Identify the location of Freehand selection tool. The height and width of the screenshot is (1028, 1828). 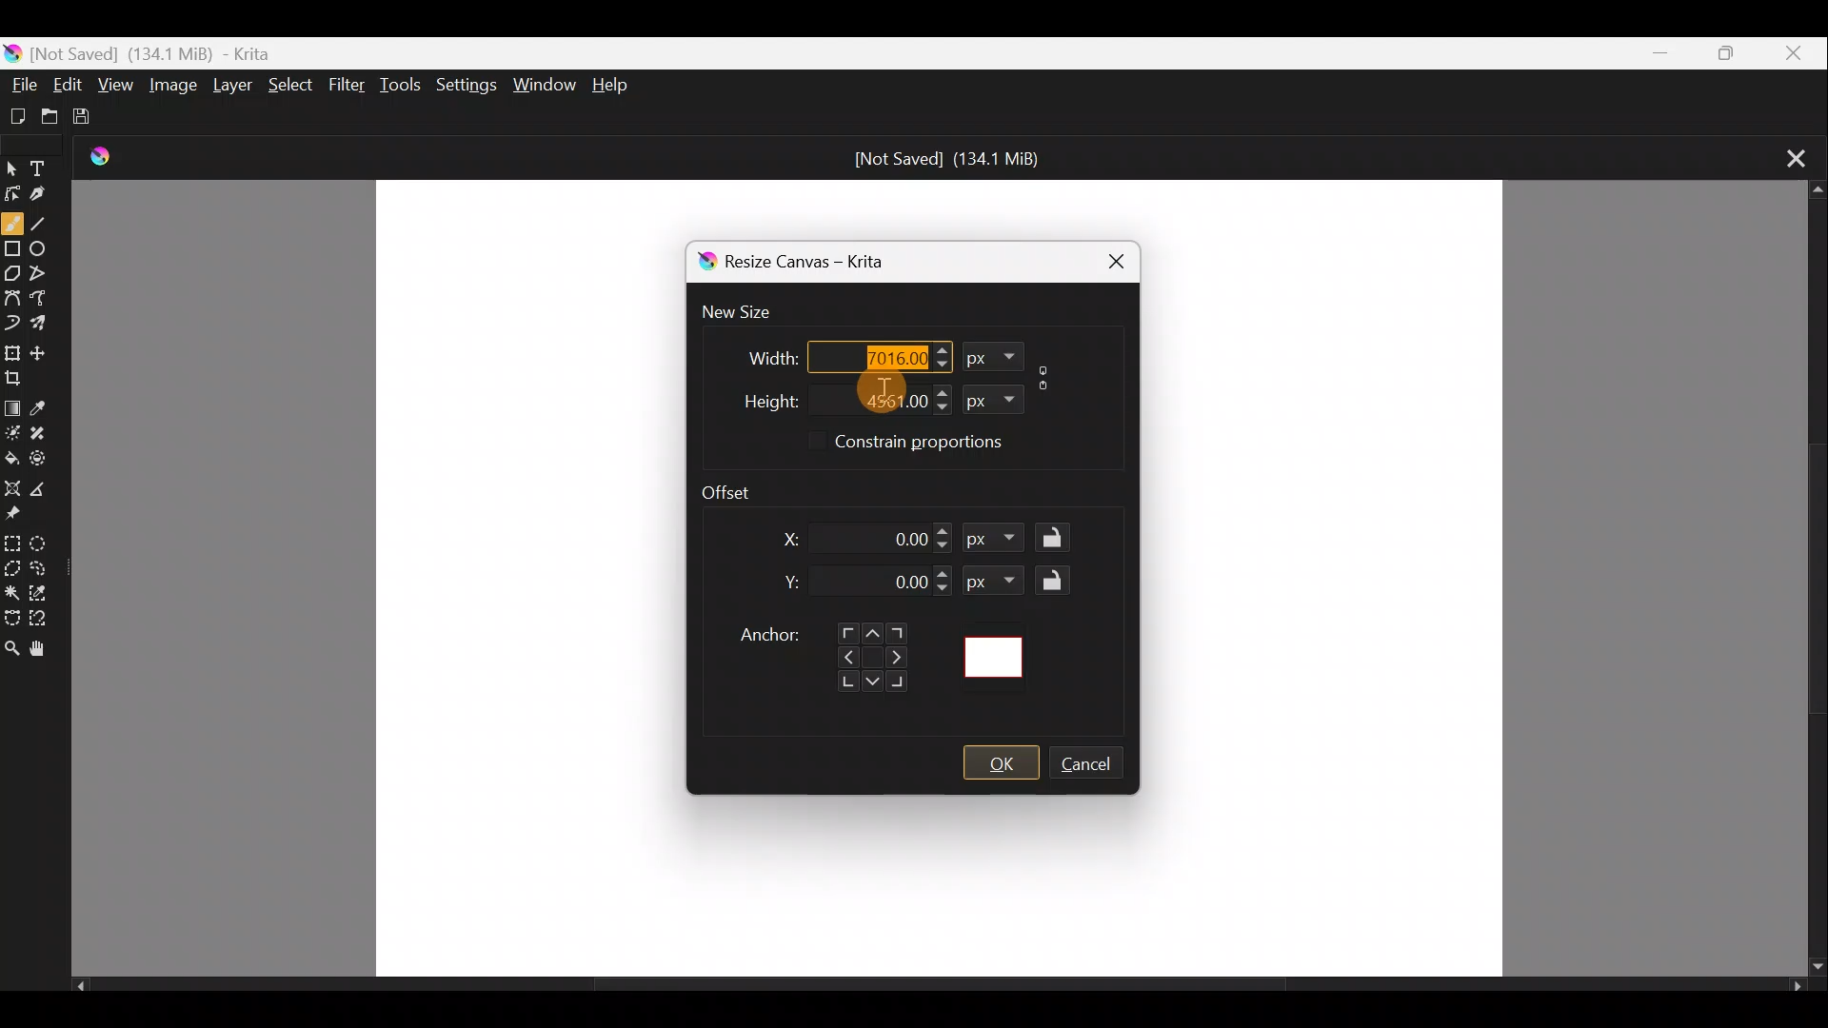
(45, 564).